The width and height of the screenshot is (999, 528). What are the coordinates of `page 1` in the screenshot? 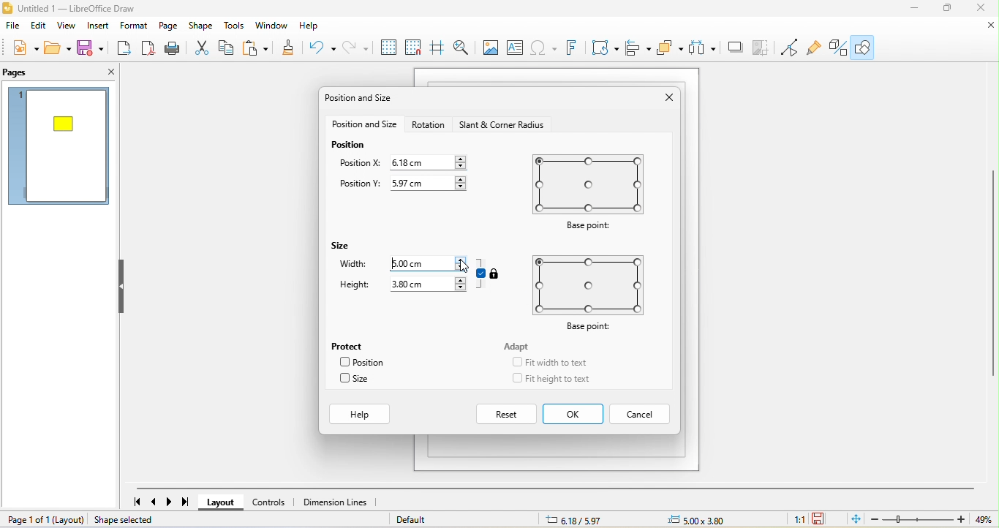 It's located at (60, 149).